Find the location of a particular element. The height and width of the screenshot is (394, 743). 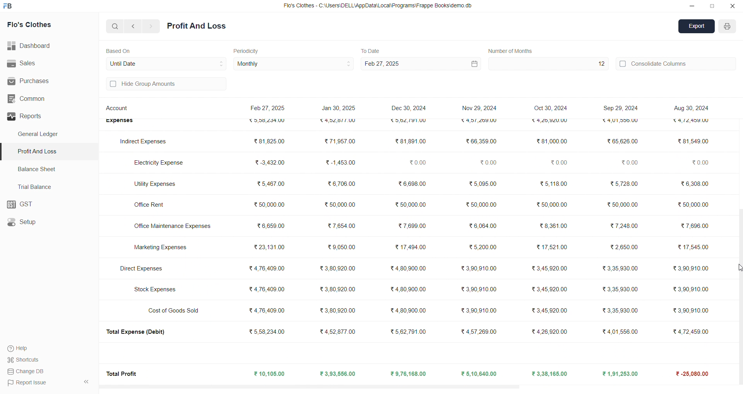

Hide Group Amounts is located at coordinates (165, 85).